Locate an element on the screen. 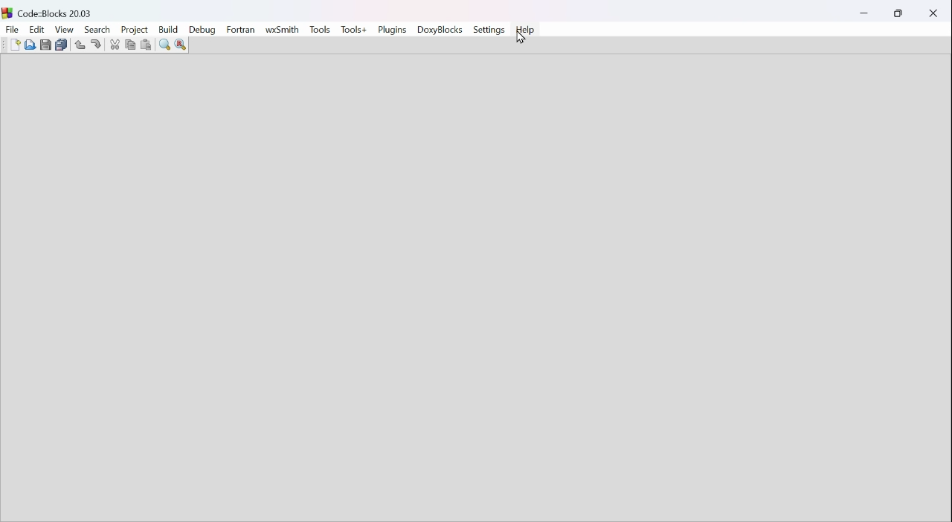  Undo is located at coordinates (79, 44).